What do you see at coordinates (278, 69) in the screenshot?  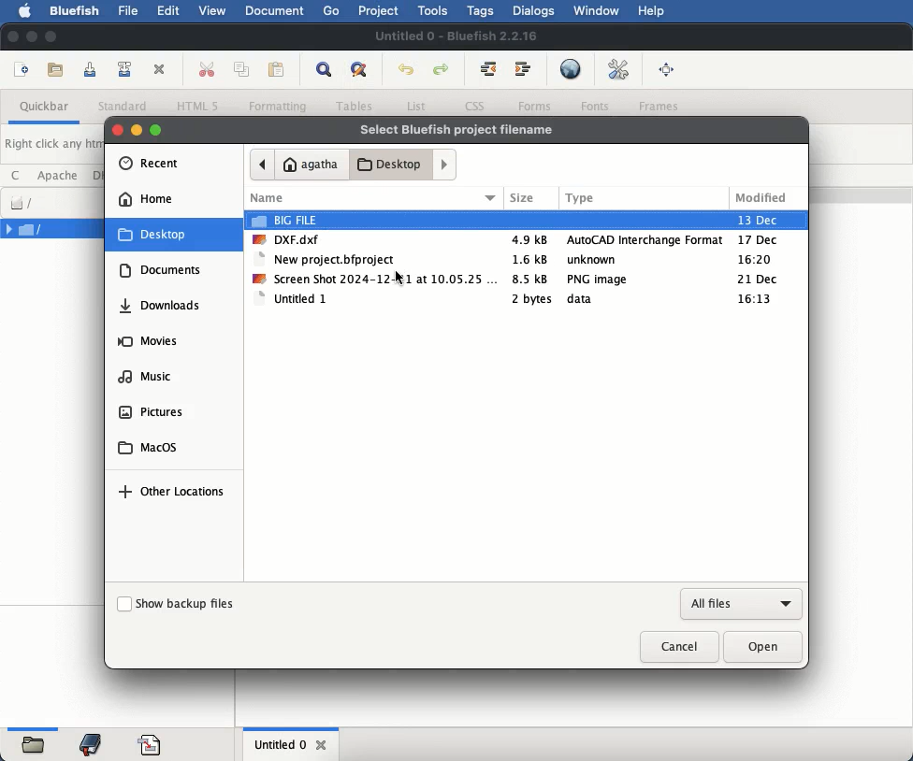 I see `paste` at bounding box center [278, 69].